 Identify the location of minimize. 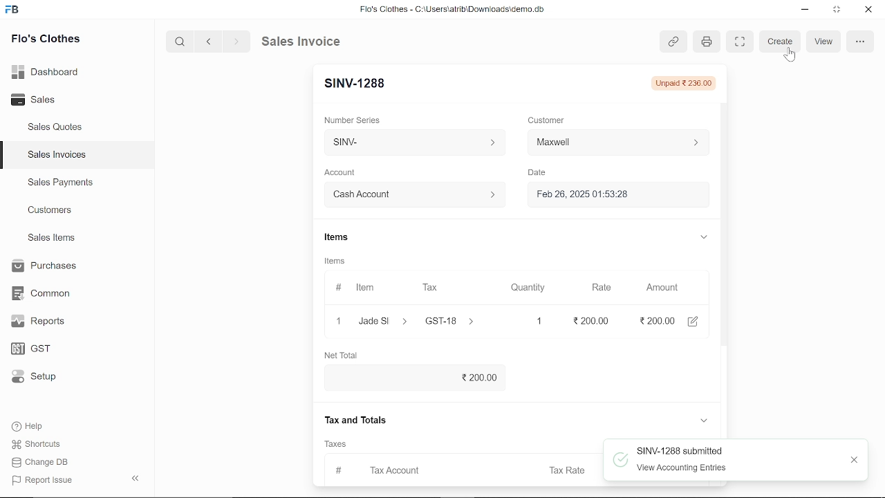
(806, 11).